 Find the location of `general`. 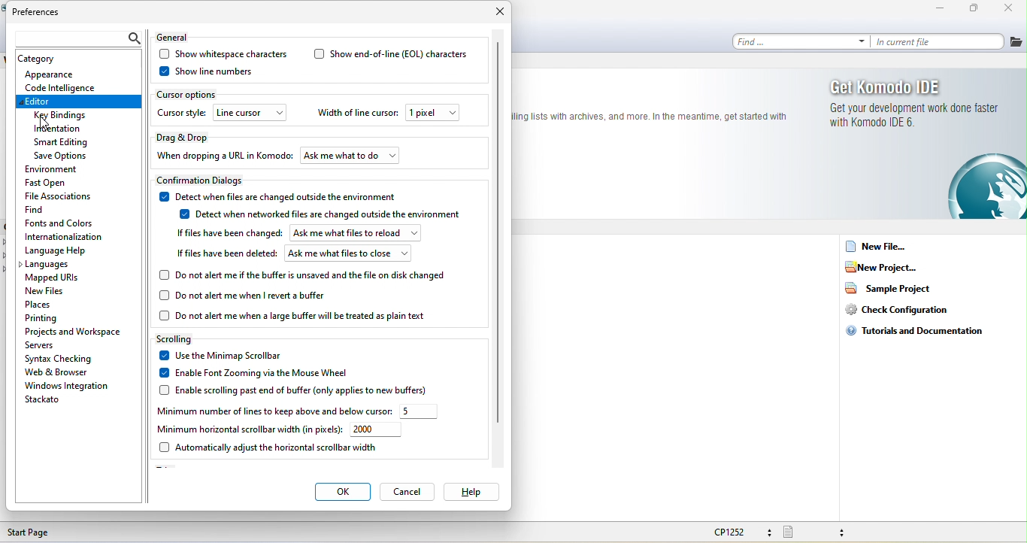

general is located at coordinates (178, 35).